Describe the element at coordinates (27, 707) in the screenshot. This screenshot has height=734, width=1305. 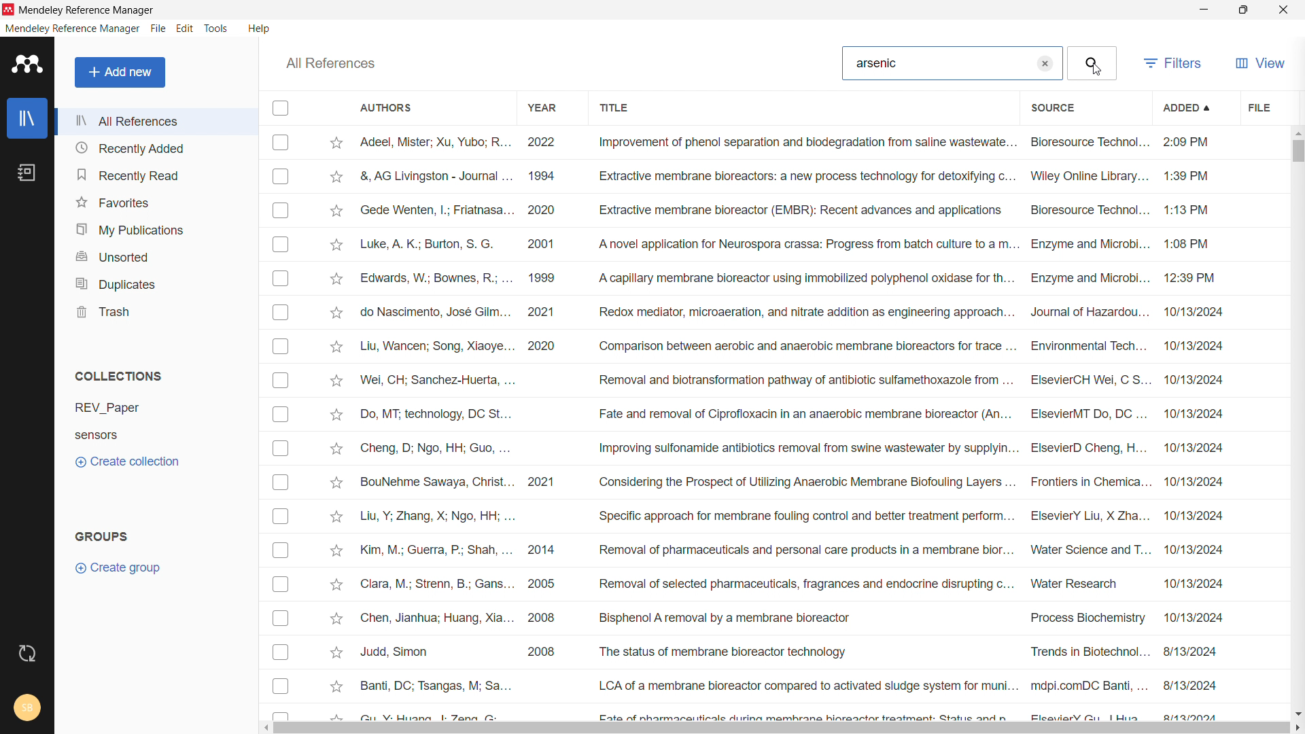
I see `account and help` at that location.